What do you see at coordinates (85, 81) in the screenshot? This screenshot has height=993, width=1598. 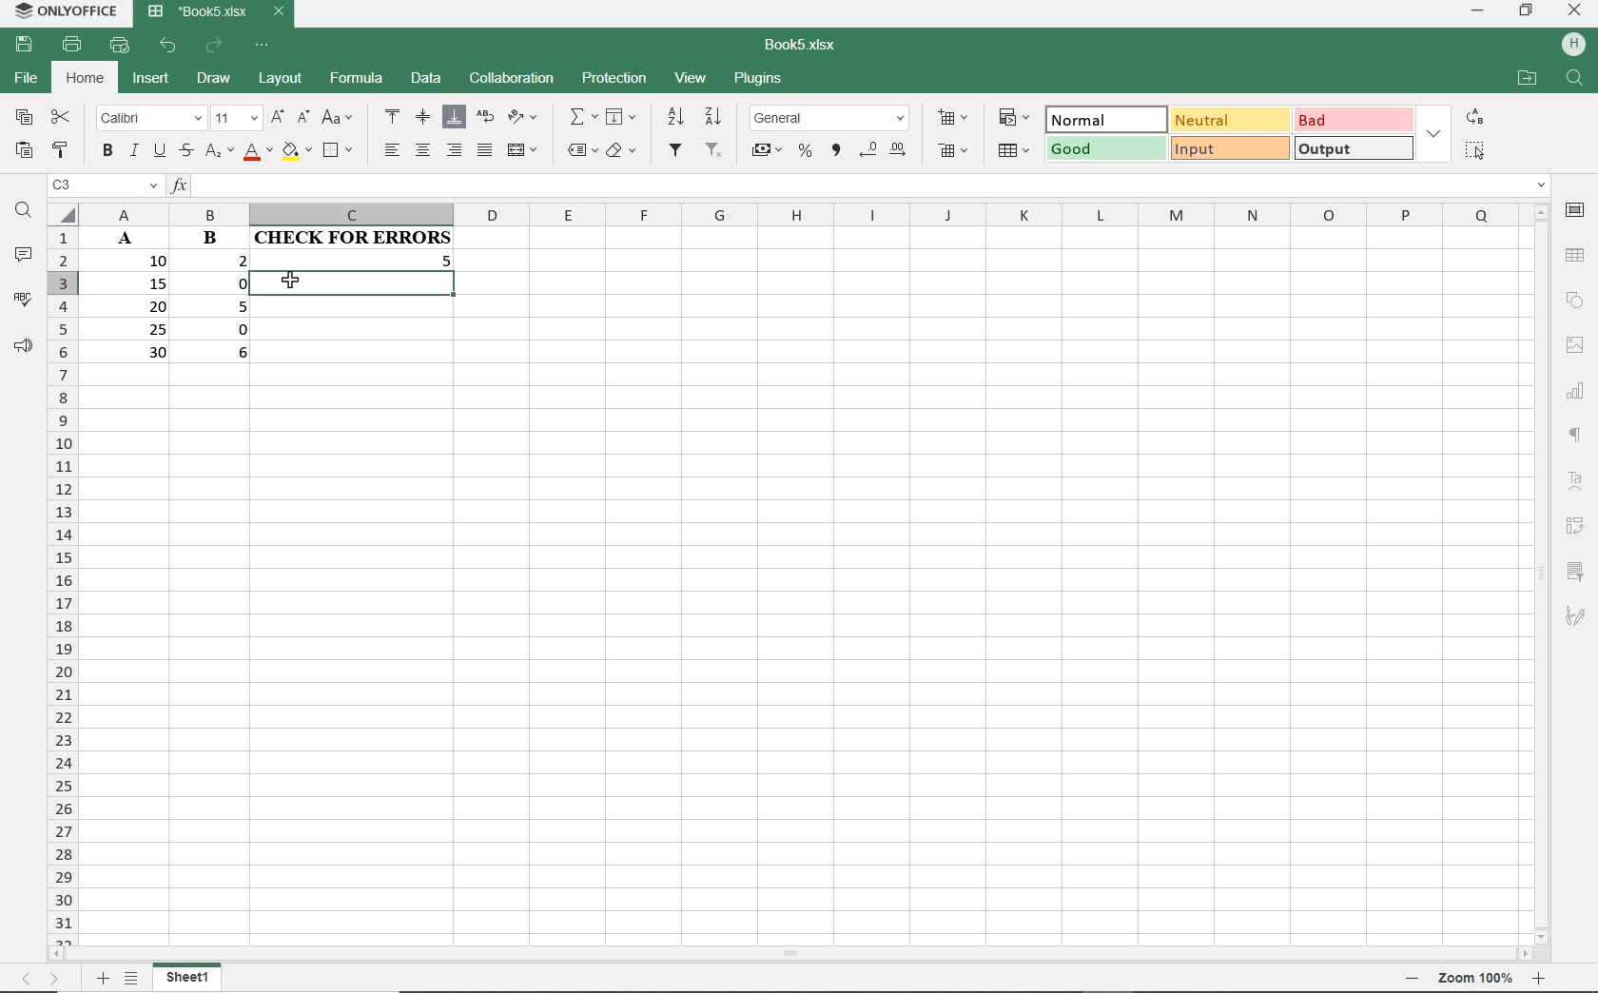 I see `HOME` at bounding box center [85, 81].